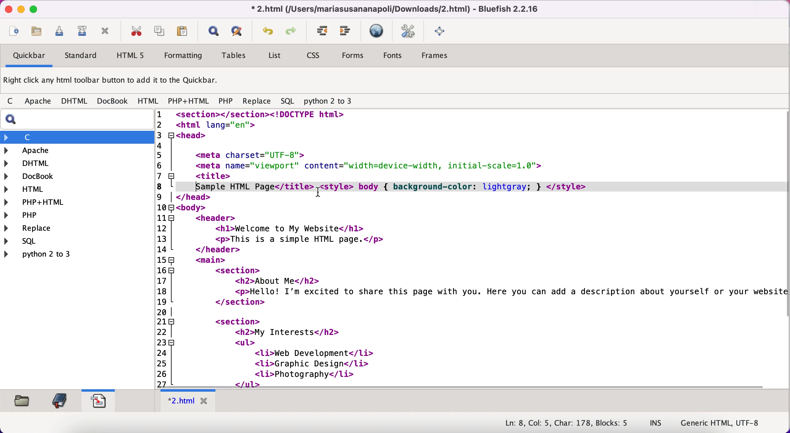 The height and width of the screenshot is (433, 790). What do you see at coordinates (408, 32) in the screenshot?
I see `edit preferences` at bounding box center [408, 32].